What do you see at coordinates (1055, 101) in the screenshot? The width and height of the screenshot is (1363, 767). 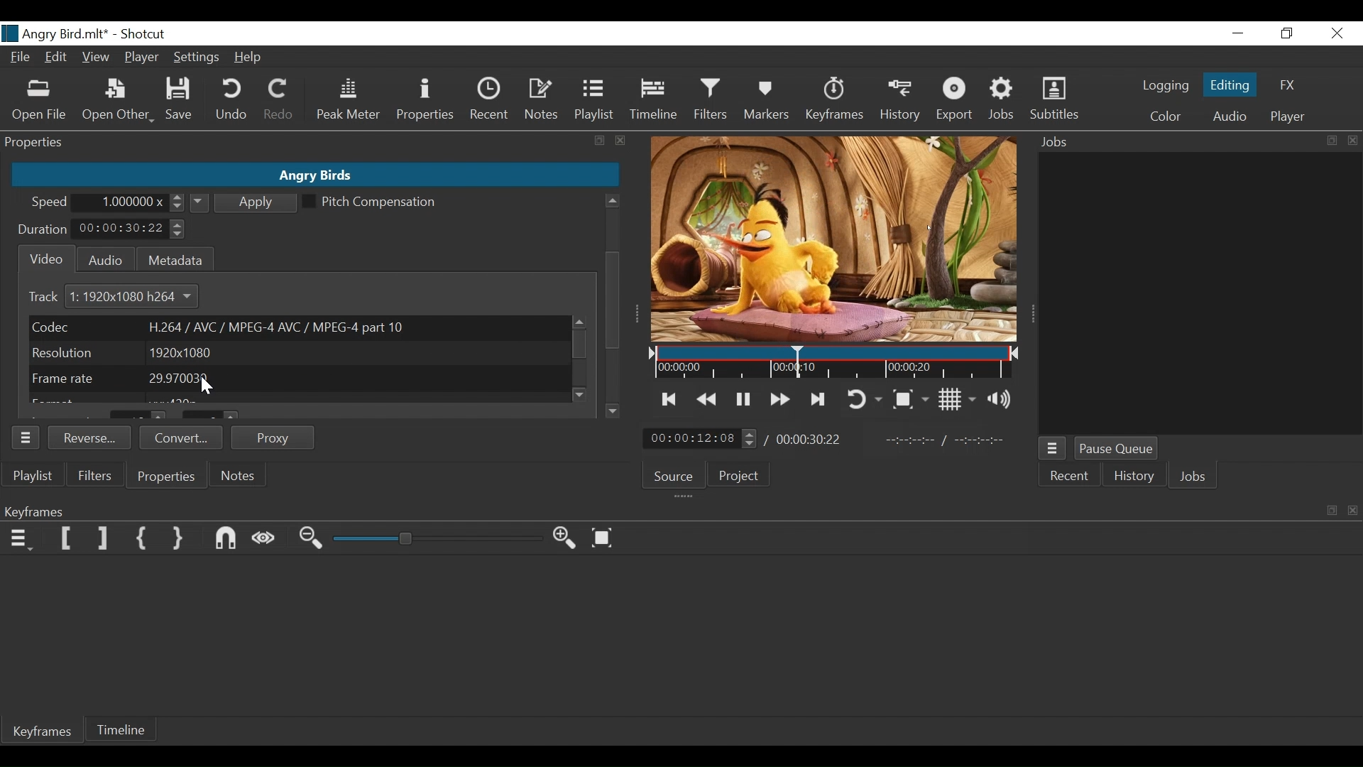 I see `Subtitles` at bounding box center [1055, 101].